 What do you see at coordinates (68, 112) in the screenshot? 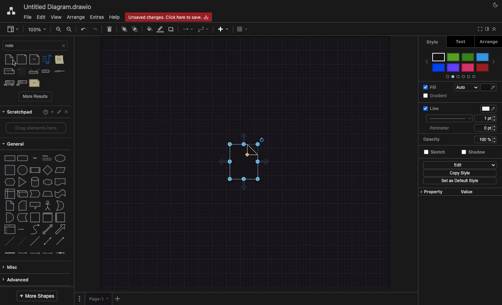
I see `close` at bounding box center [68, 112].